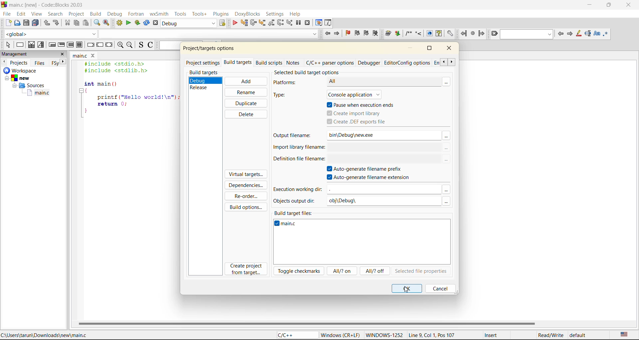 The image size is (639, 340). Describe the element at coordinates (299, 23) in the screenshot. I see `break debugger` at that location.